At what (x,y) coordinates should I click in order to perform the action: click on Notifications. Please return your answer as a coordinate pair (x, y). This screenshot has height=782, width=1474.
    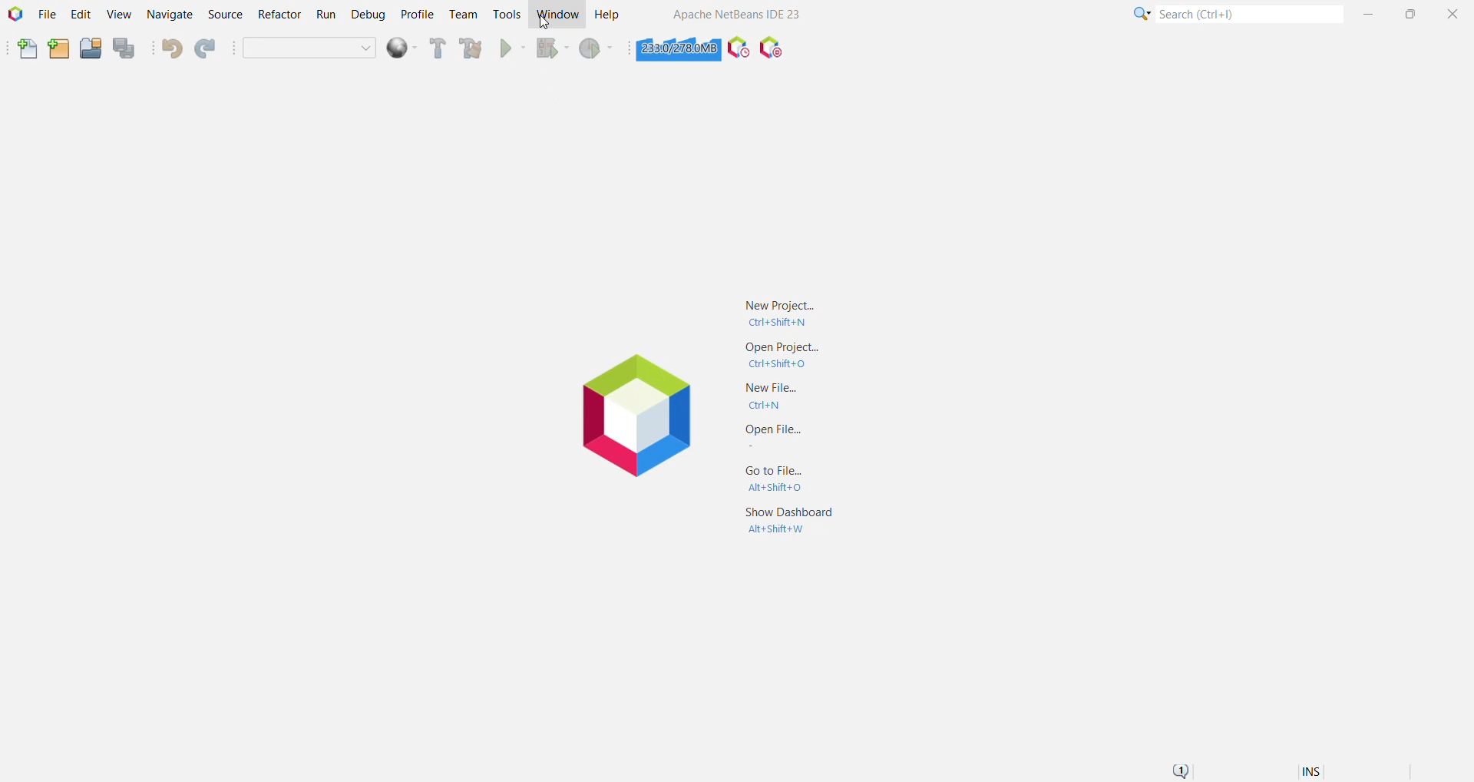
    Looking at the image, I should click on (1184, 768).